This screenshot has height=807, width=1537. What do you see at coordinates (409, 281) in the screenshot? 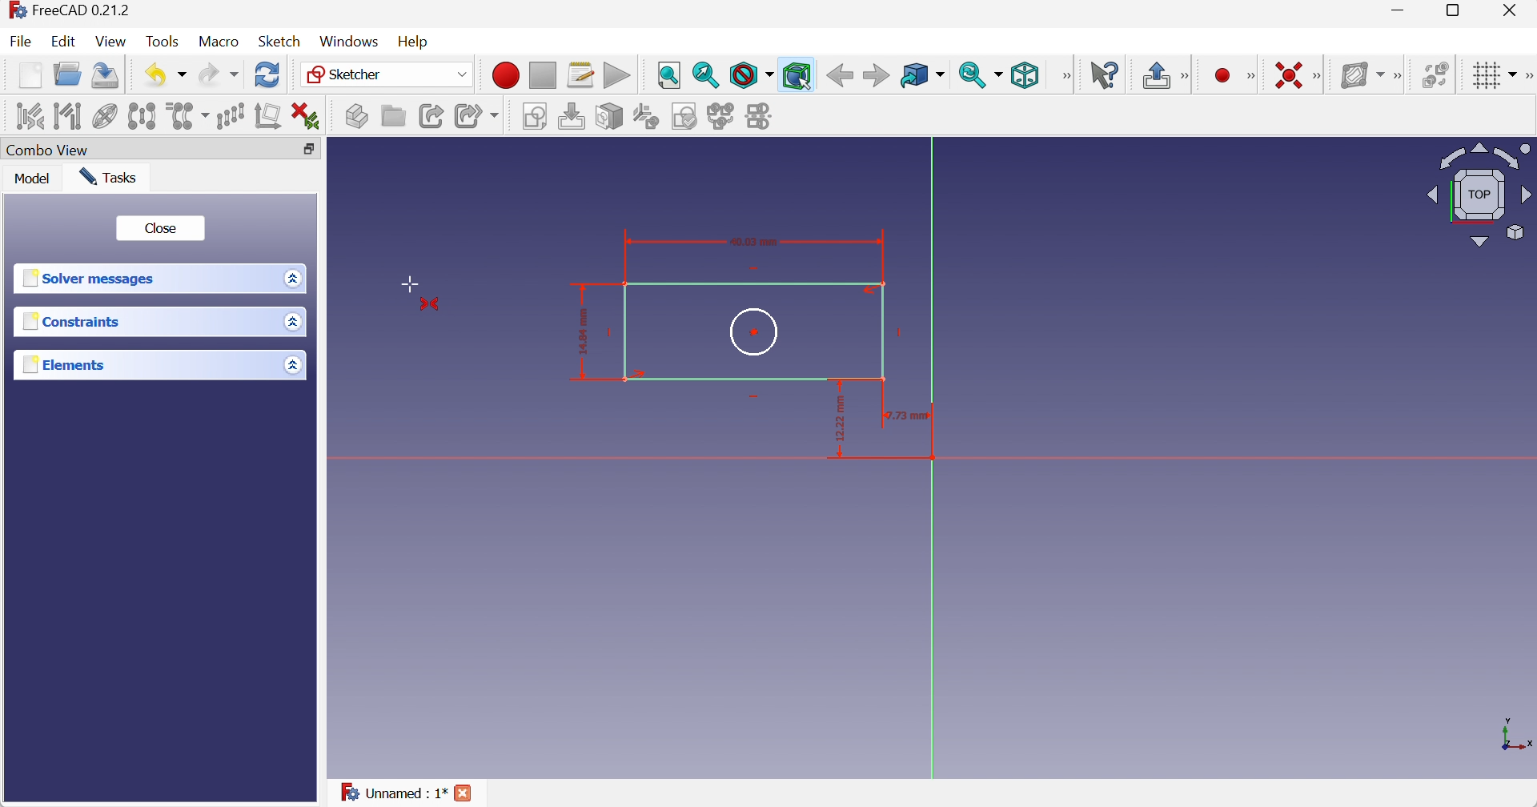
I see `Cursor` at bounding box center [409, 281].